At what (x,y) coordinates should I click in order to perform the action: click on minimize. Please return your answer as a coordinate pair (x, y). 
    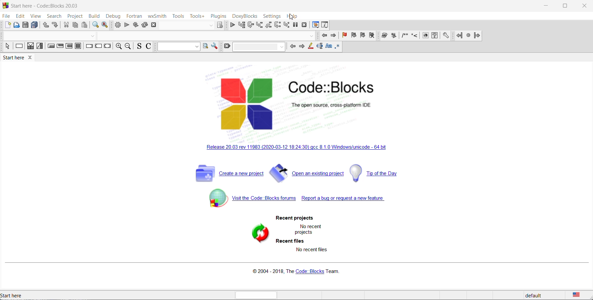
    Looking at the image, I should click on (547, 6).